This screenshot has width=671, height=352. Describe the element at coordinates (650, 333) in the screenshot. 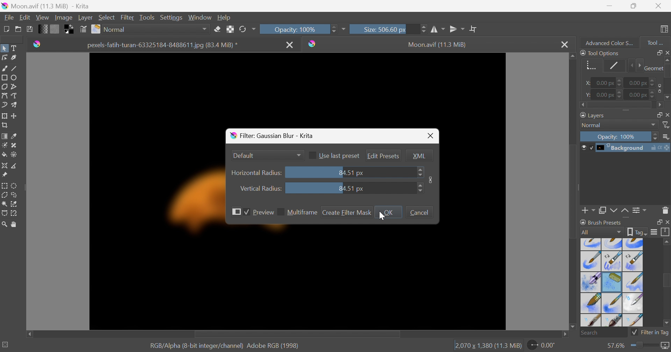

I see `Filter in Tag` at that location.